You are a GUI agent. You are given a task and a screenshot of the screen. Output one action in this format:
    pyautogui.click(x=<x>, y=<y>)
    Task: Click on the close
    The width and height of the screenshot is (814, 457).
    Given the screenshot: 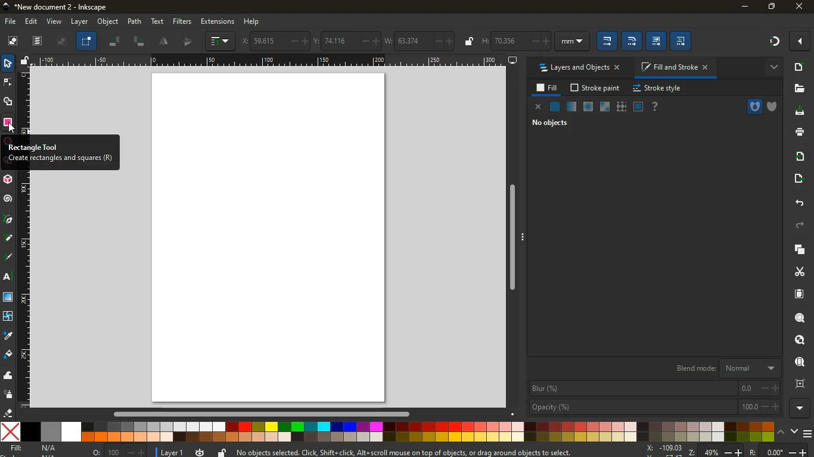 What is the action you would take?
    pyautogui.click(x=539, y=108)
    